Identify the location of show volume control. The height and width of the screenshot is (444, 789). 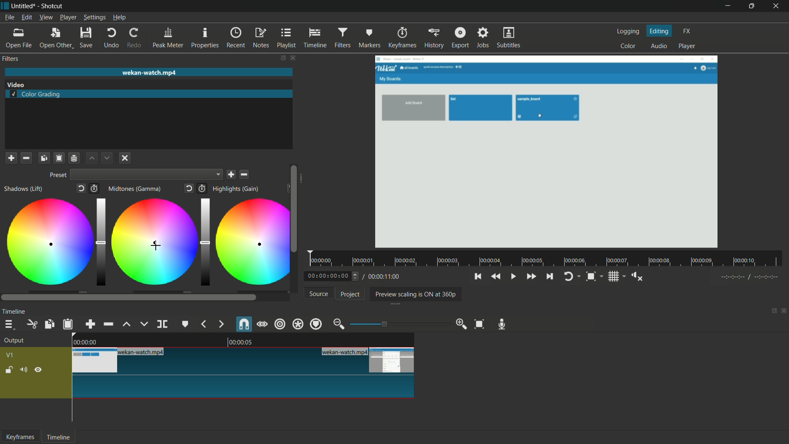
(638, 277).